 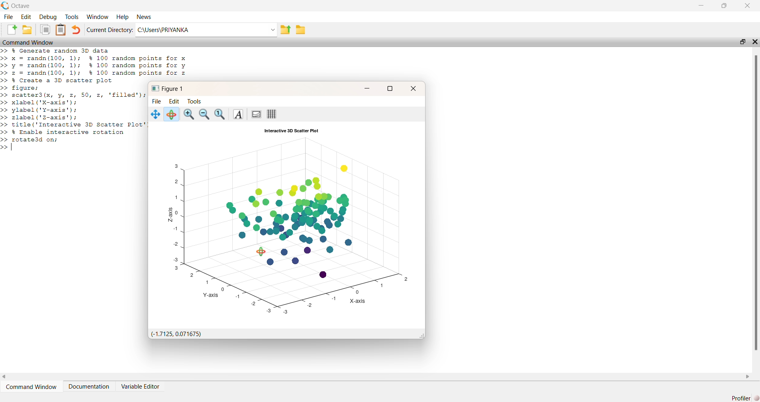 I want to click on Command Window, so click(x=28, y=42).